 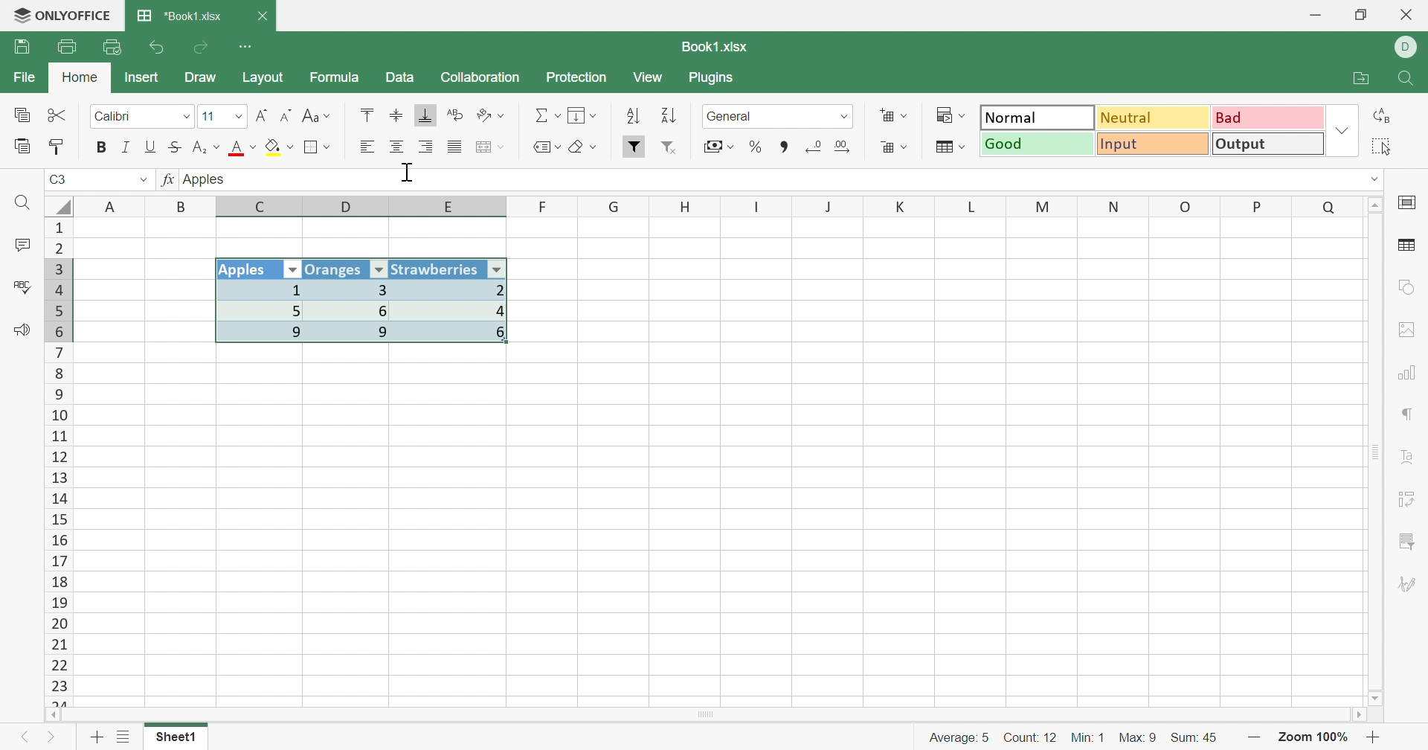 I want to click on fx, so click(x=167, y=181).